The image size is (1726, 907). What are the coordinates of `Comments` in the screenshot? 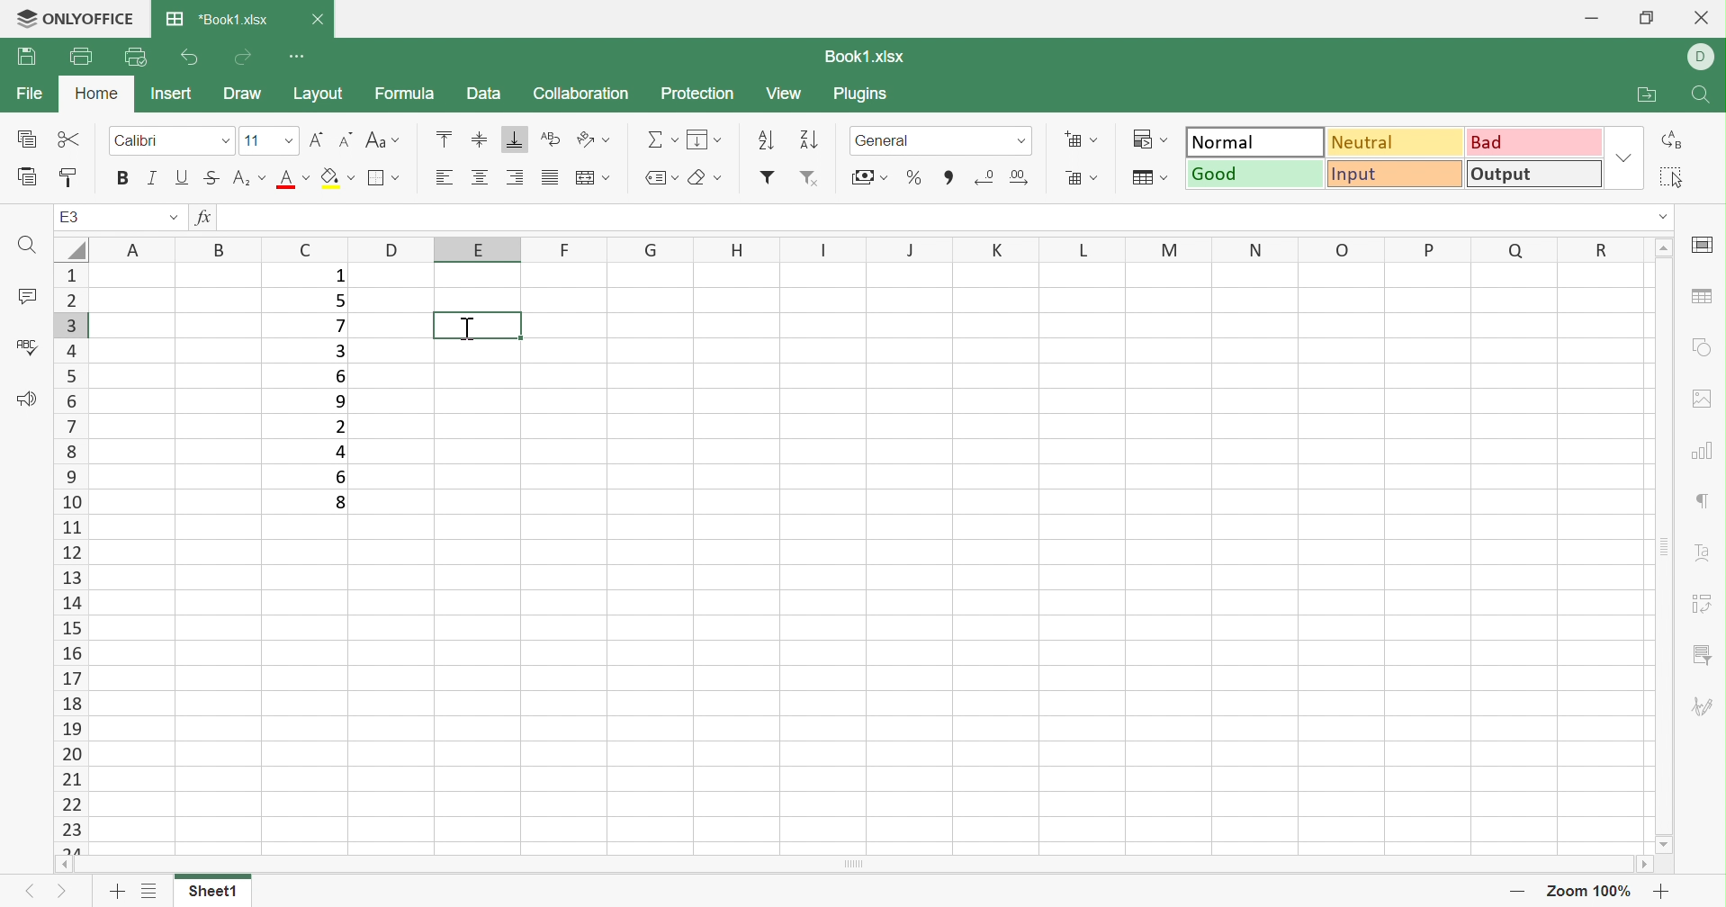 It's located at (26, 297).